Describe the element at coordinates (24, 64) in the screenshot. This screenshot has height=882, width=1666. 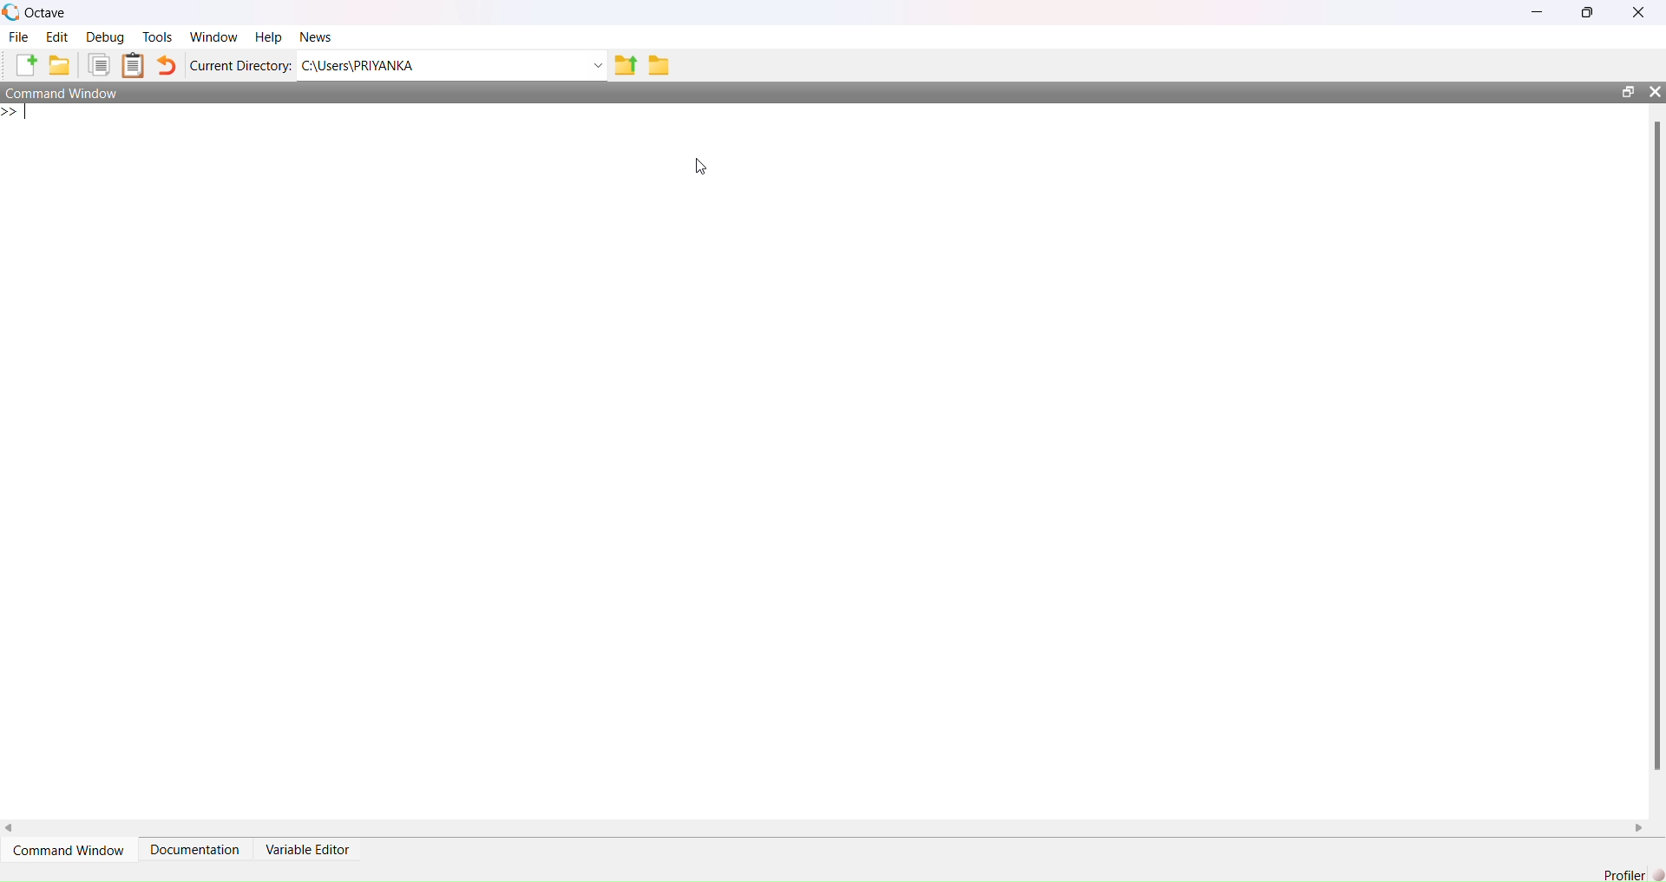
I see `New script` at that location.